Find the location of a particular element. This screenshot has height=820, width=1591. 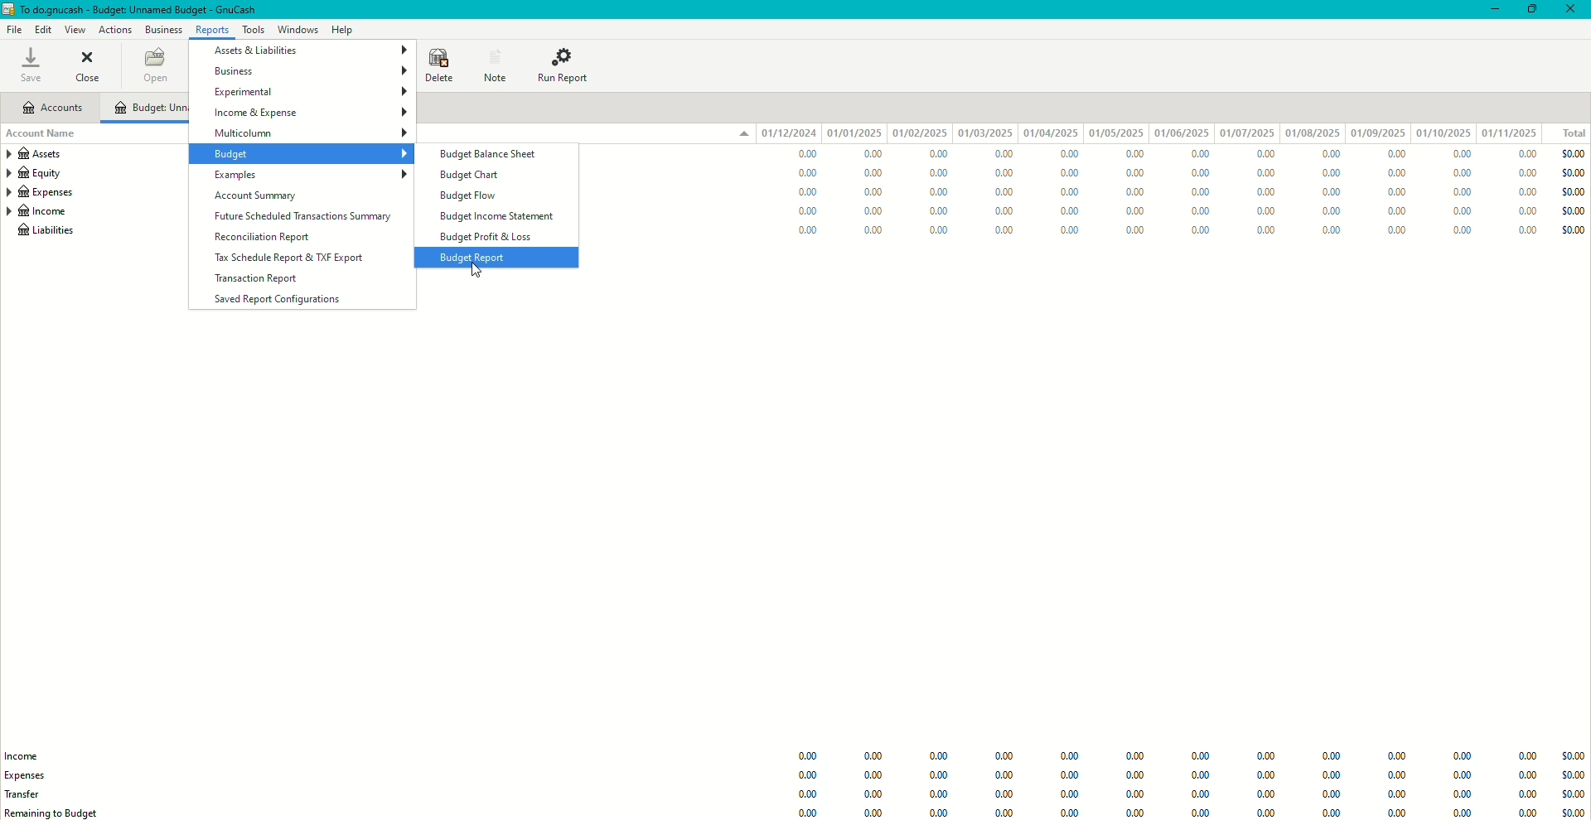

0.00 is located at coordinates (1200, 172).